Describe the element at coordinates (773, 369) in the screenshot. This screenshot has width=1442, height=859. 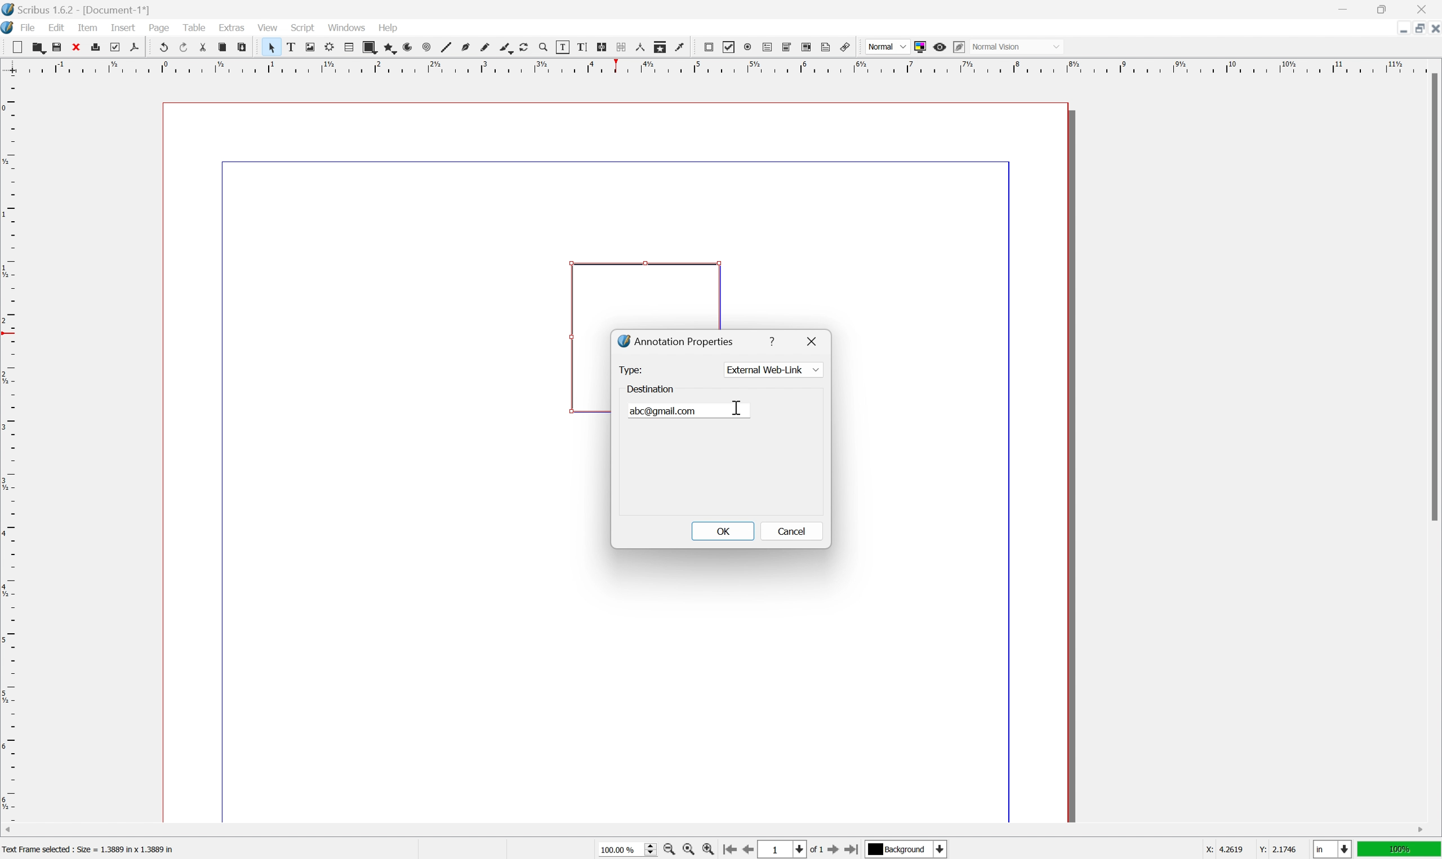
I see `external web link` at that location.